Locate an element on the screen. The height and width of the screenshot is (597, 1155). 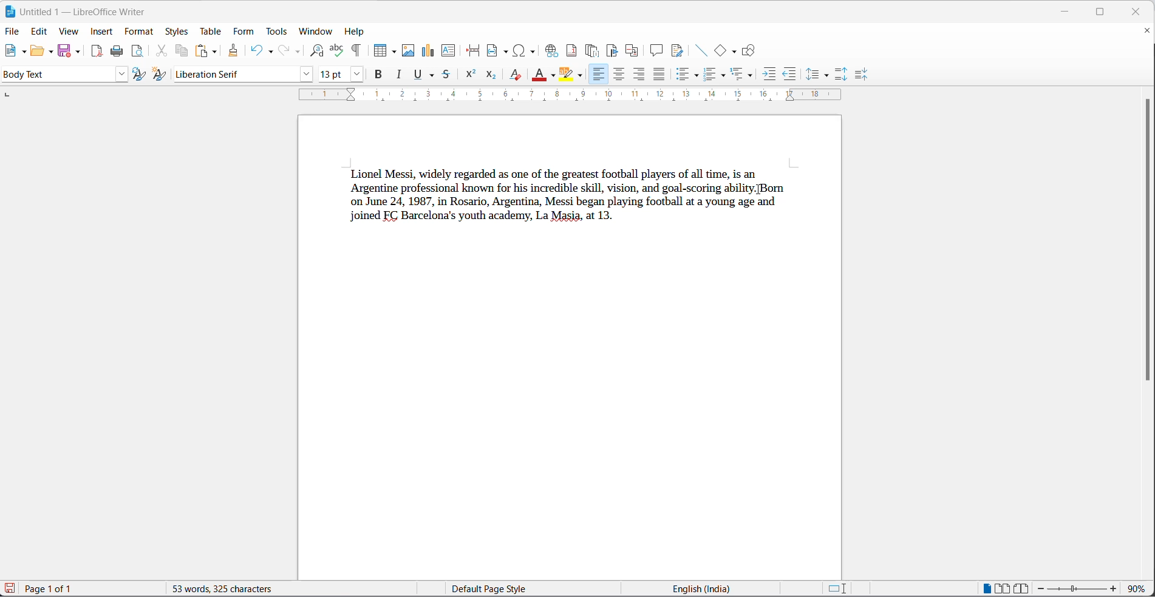
help is located at coordinates (356, 32).